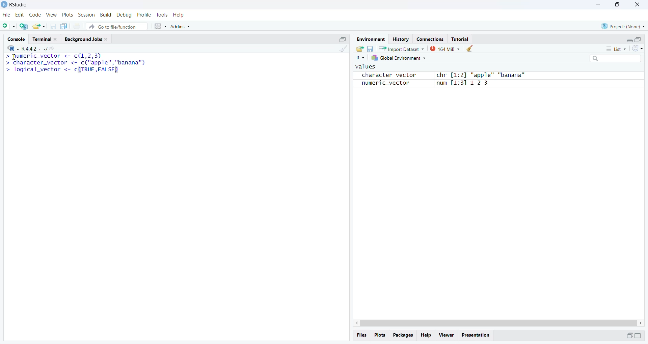 The image size is (648, 344). Describe the element at coordinates (34, 15) in the screenshot. I see `Code` at that location.